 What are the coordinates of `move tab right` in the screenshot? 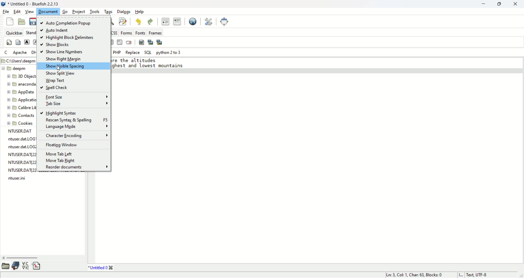 It's located at (61, 161).